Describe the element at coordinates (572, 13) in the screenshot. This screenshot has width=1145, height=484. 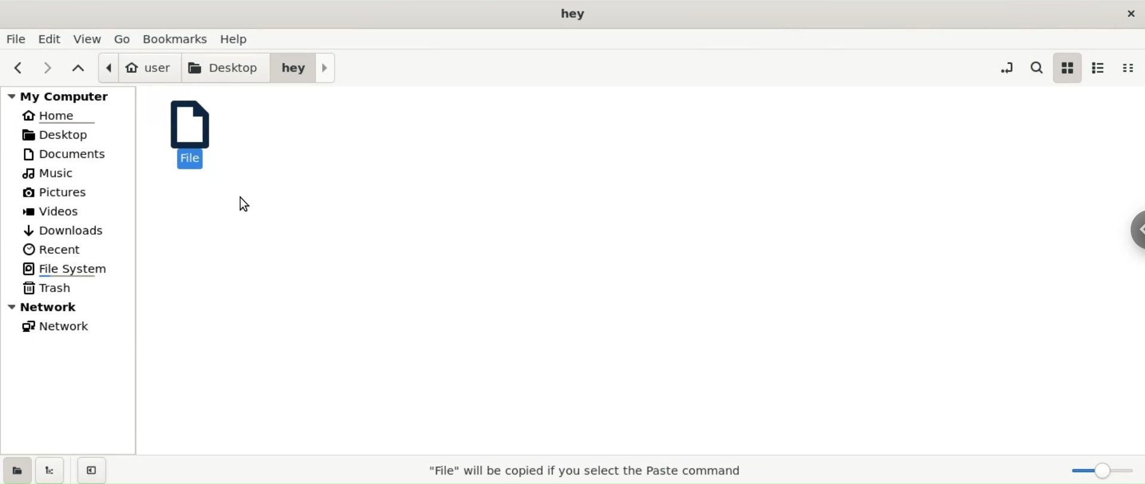
I see `title` at that location.